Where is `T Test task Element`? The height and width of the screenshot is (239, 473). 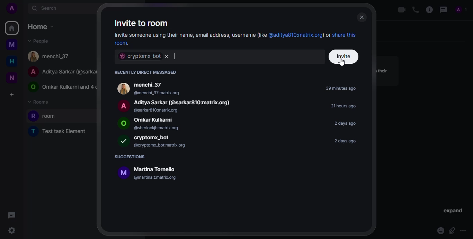 T Test task Element is located at coordinates (57, 132).